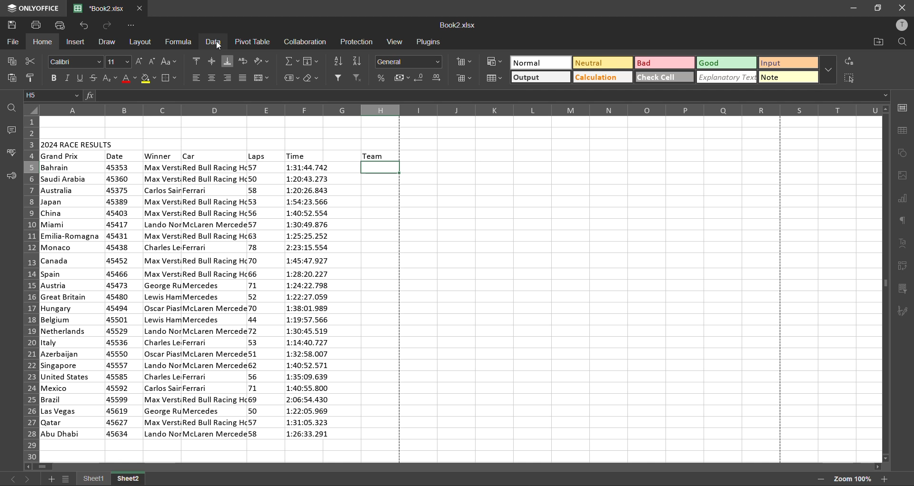  I want to click on slicer, so click(904, 290).